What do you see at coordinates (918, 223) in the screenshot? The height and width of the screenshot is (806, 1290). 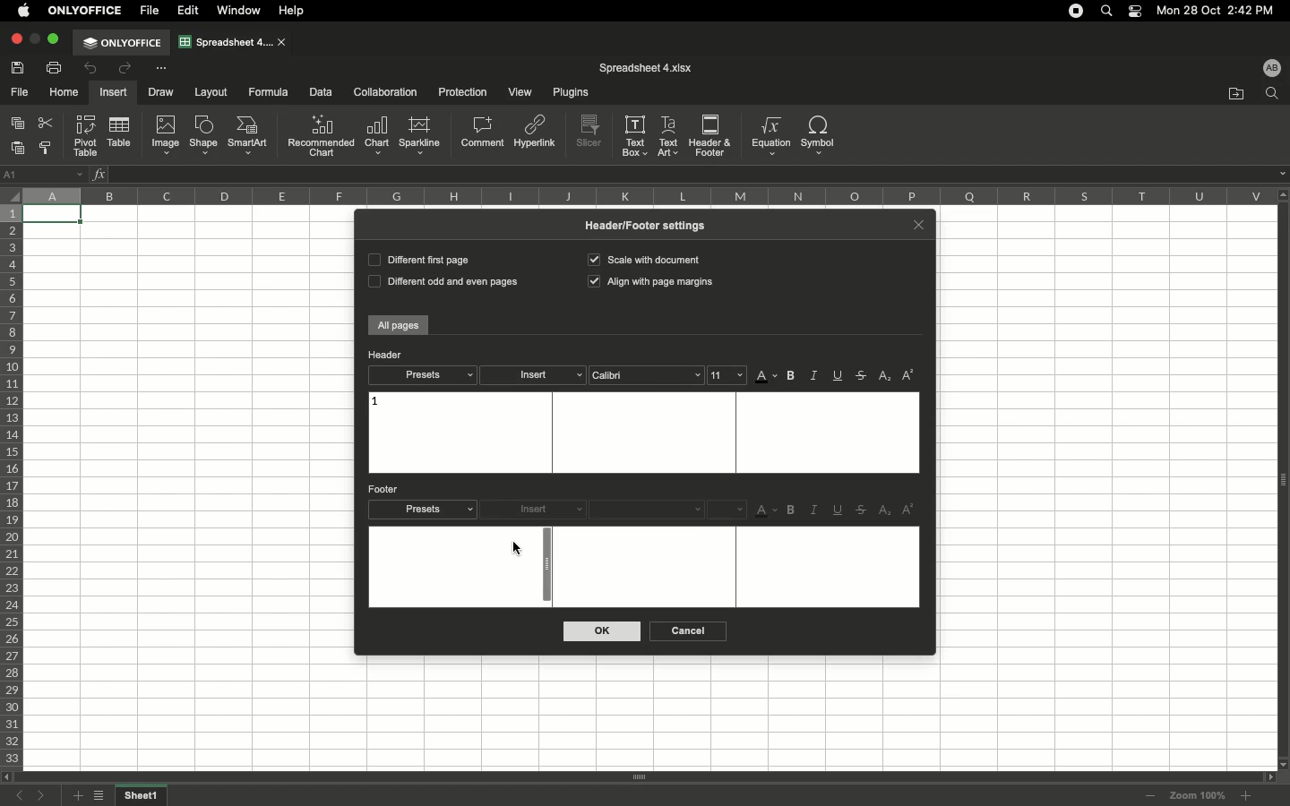 I see `Close` at bounding box center [918, 223].